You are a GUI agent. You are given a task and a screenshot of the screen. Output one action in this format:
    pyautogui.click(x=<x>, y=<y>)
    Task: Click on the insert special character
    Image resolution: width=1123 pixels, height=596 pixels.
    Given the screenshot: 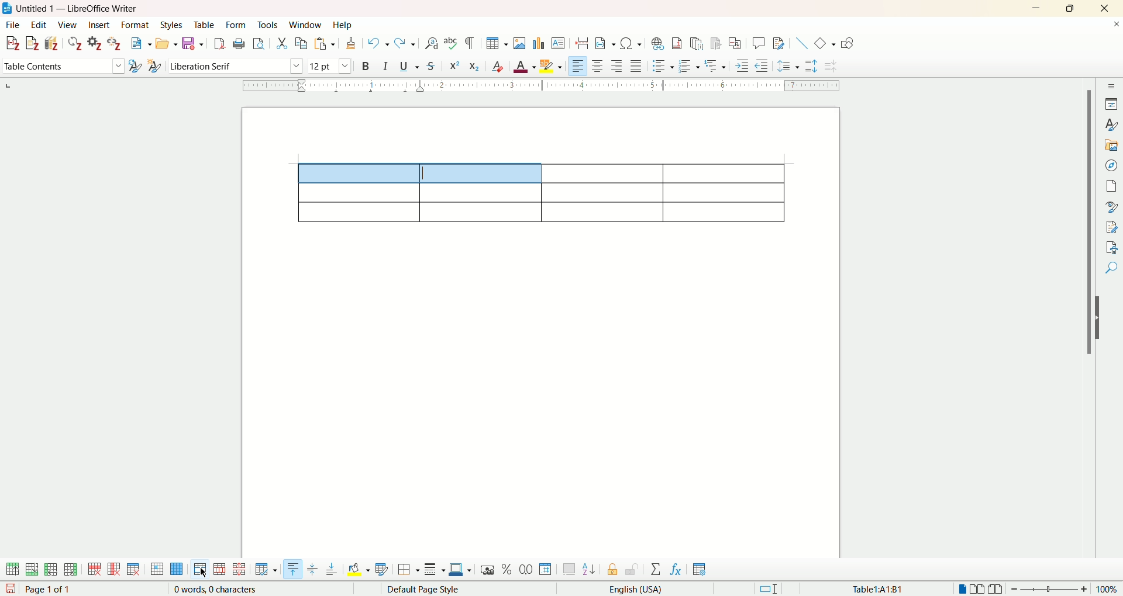 What is the action you would take?
    pyautogui.click(x=631, y=44)
    